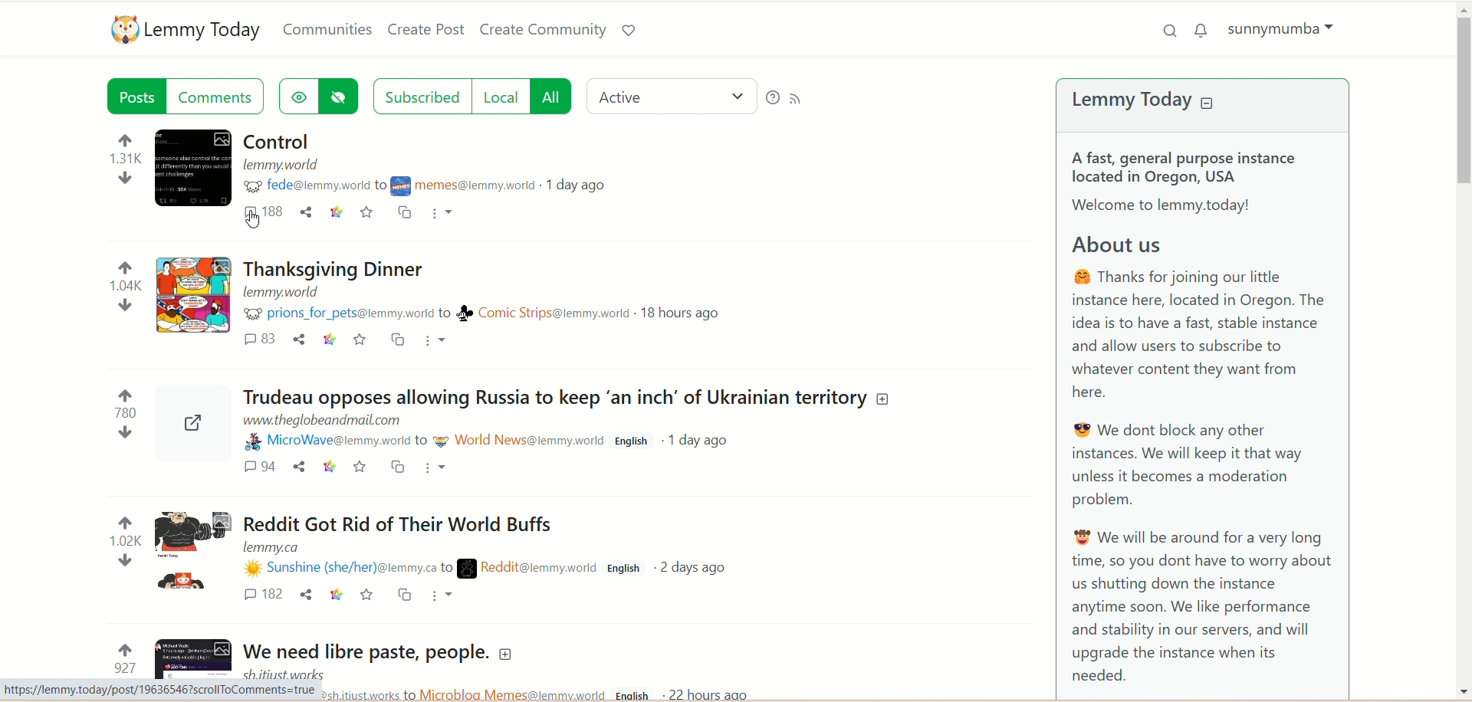 The image size is (1472, 702). I want to click on community, so click(509, 691).